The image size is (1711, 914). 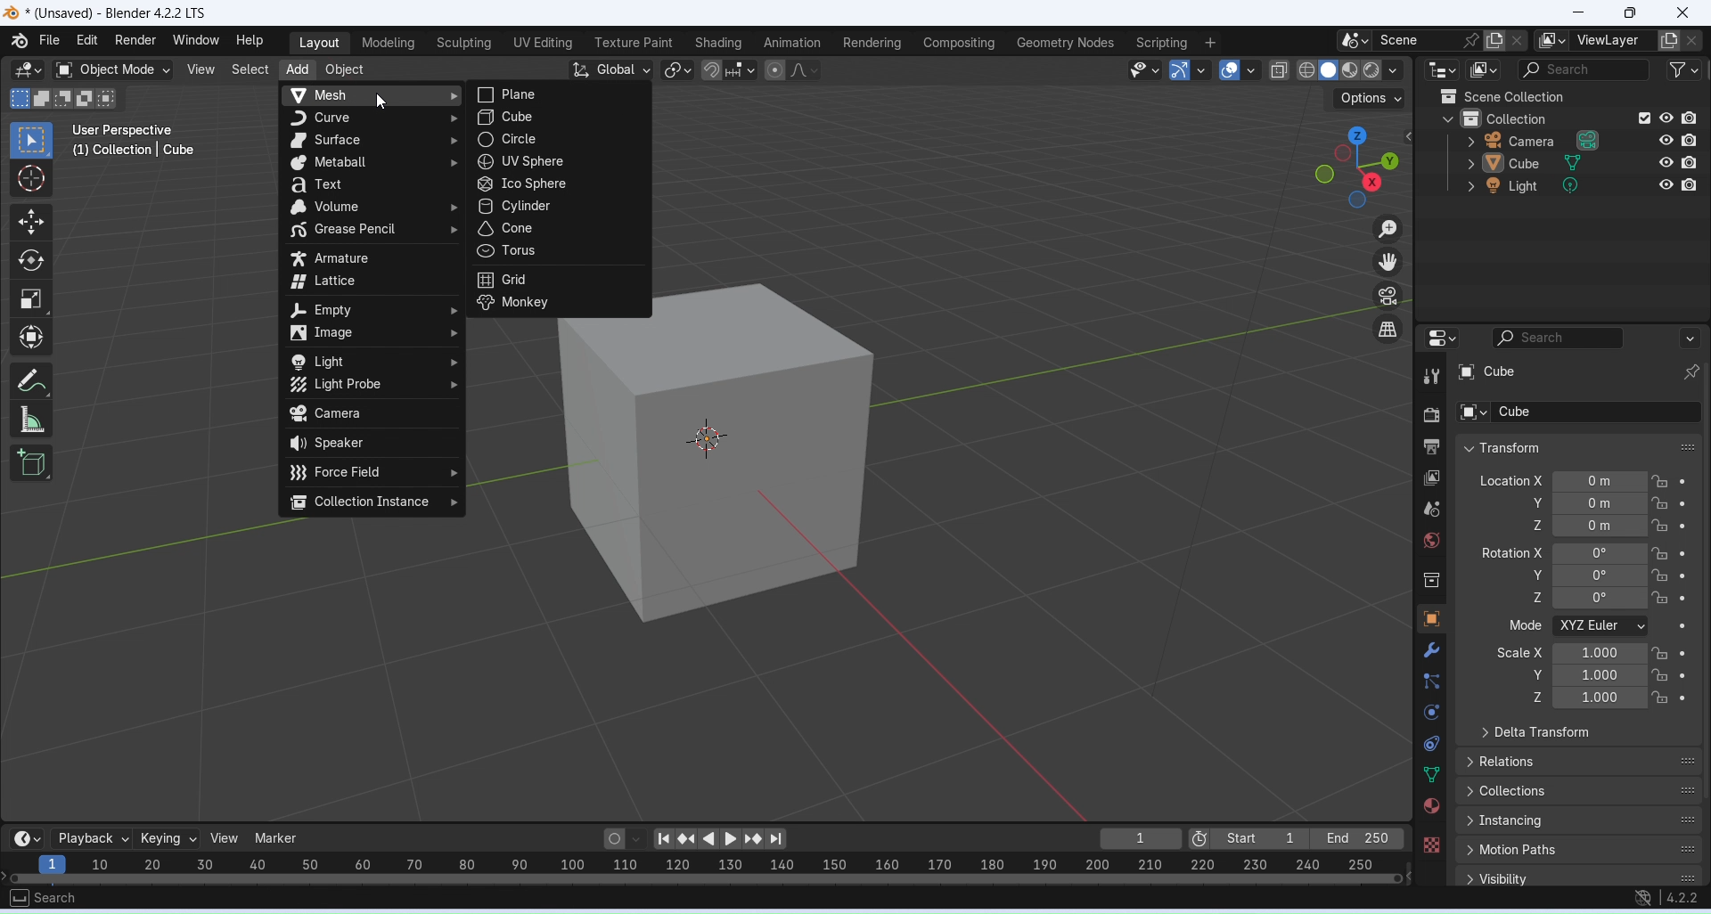 I want to click on monkey, so click(x=556, y=304).